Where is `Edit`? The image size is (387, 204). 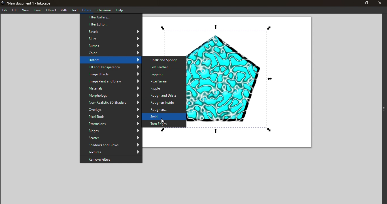
Edit is located at coordinates (15, 10).